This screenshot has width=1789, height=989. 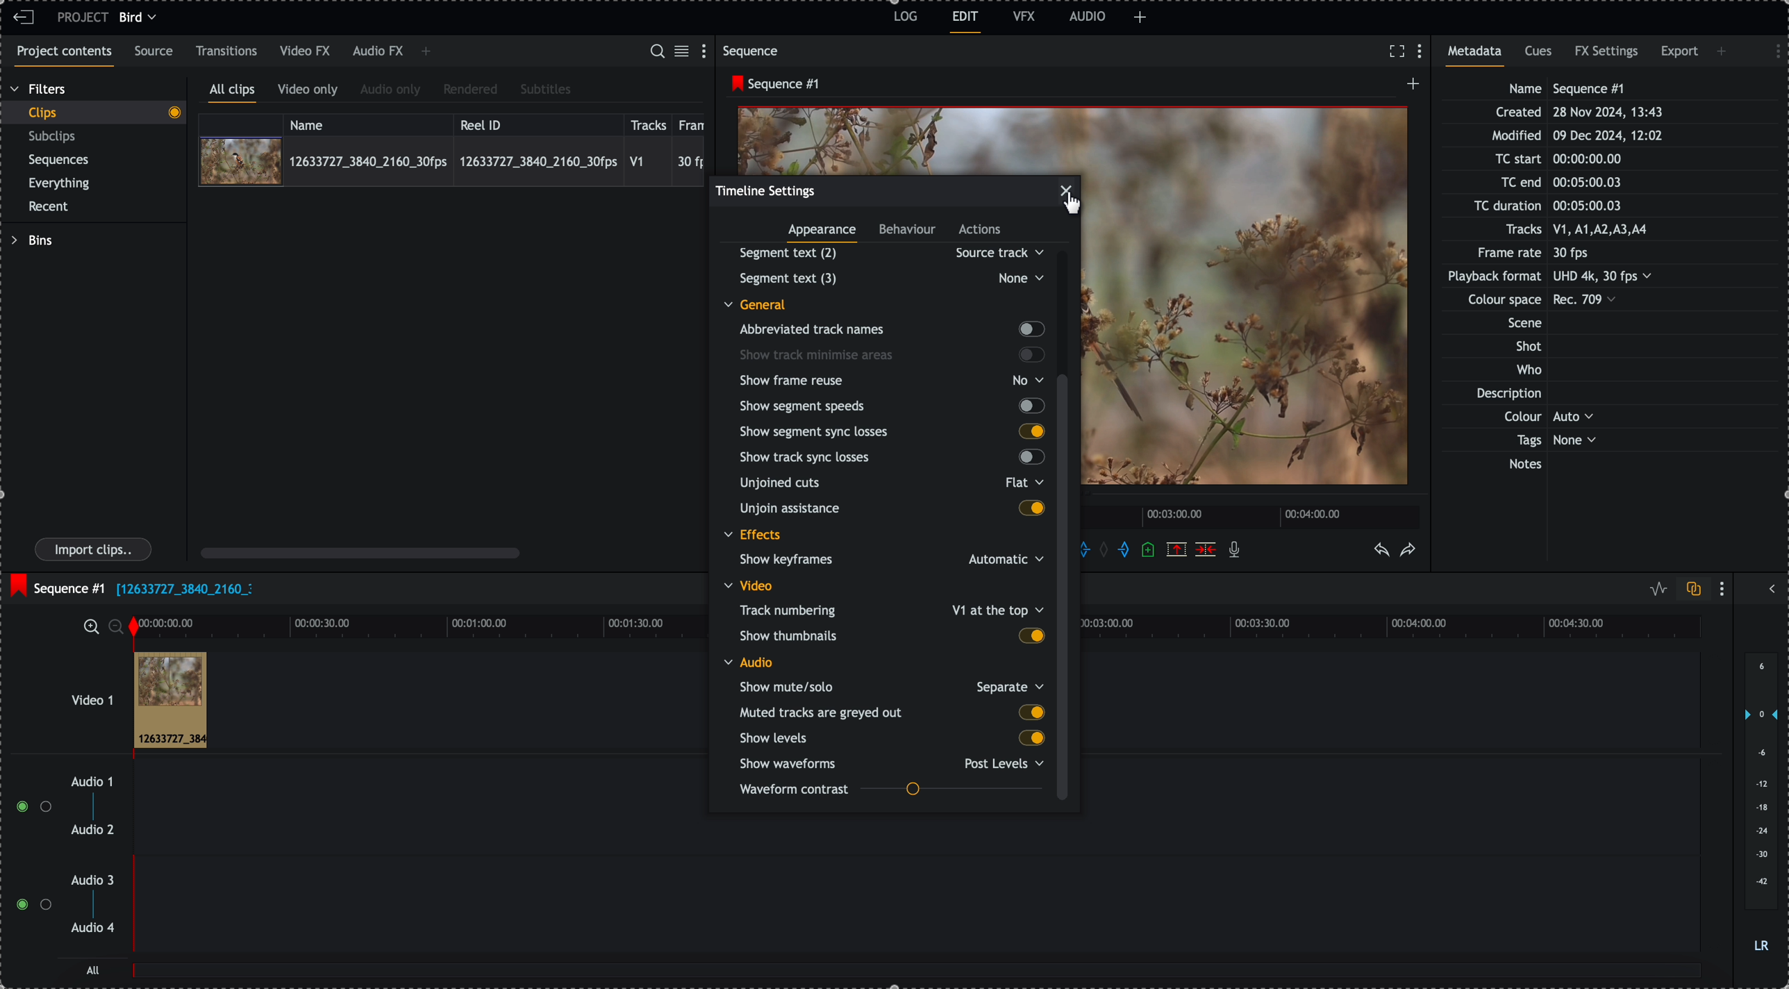 What do you see at coordinates (92, 929) in the screenshot?
I see `audio 4` at bounding box center [92, 929].